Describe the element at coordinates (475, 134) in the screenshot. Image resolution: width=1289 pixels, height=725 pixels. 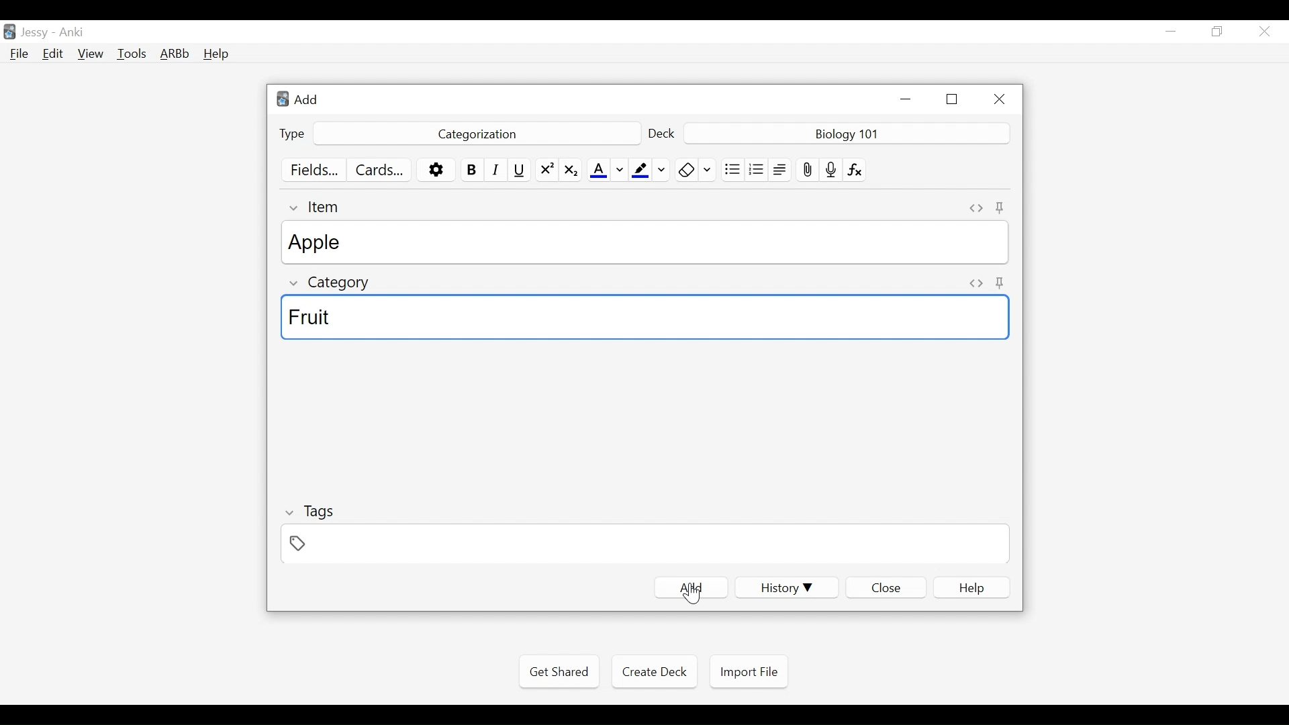
I see `Categorization` at that location.